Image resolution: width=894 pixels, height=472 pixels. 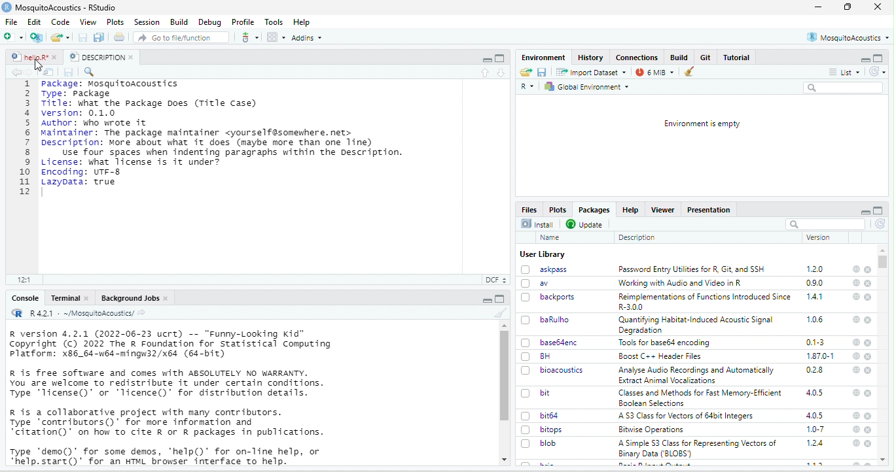 What do you see at coordinates (855, 320) in the screenshot?
I see `help` at bounding box center [855, 320].